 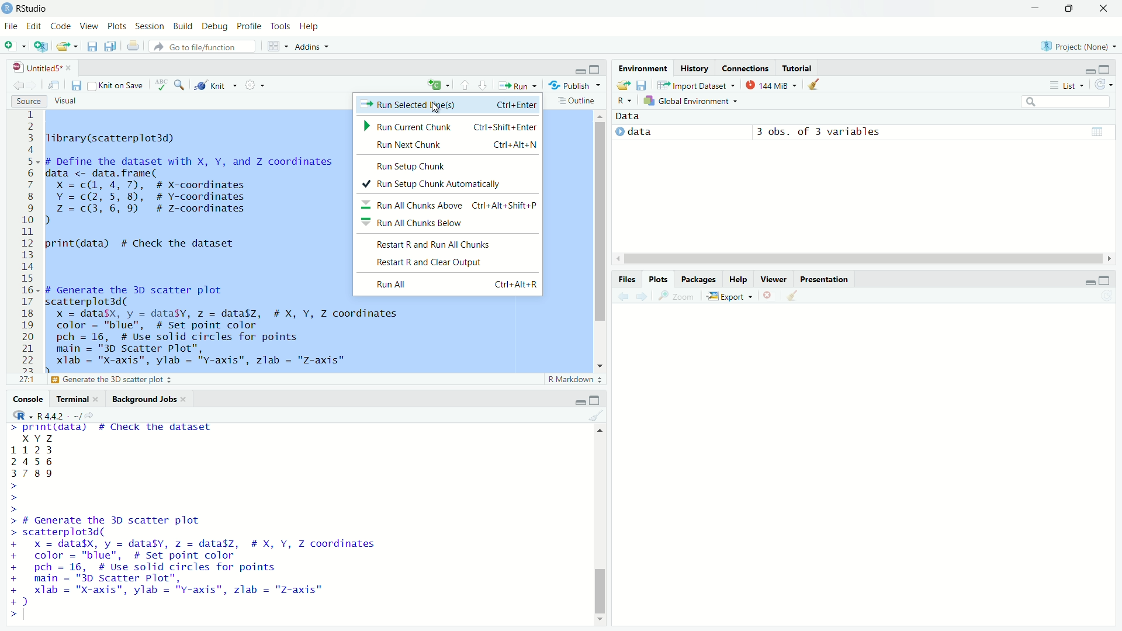 I want to click on scatterplot3d(x = datasx, y = dataSy, z = data$z, # X, Y, Z coordinatescolor = "blue", # Set point colorpch = 16, # Use solid circles for pointsmain = "3D Scatter Plot",xlab = "X-axis", ylab = "Y-axis", zlab = "Z-axis", so click(x=236, y=334).